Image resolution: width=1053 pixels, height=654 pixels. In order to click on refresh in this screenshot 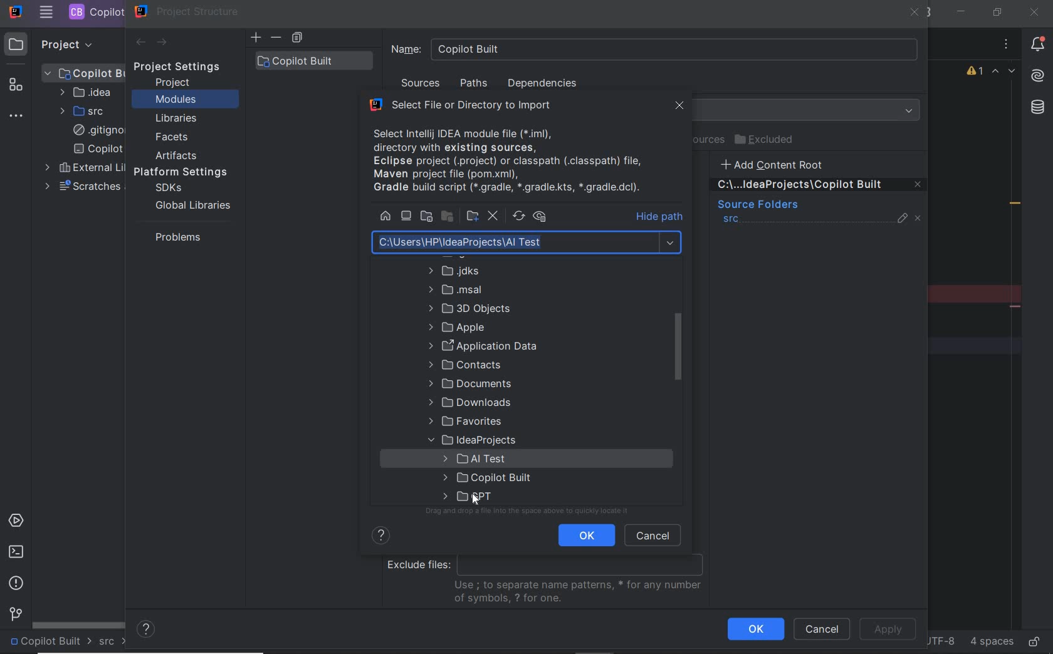, I will do `click(519, 216)`.